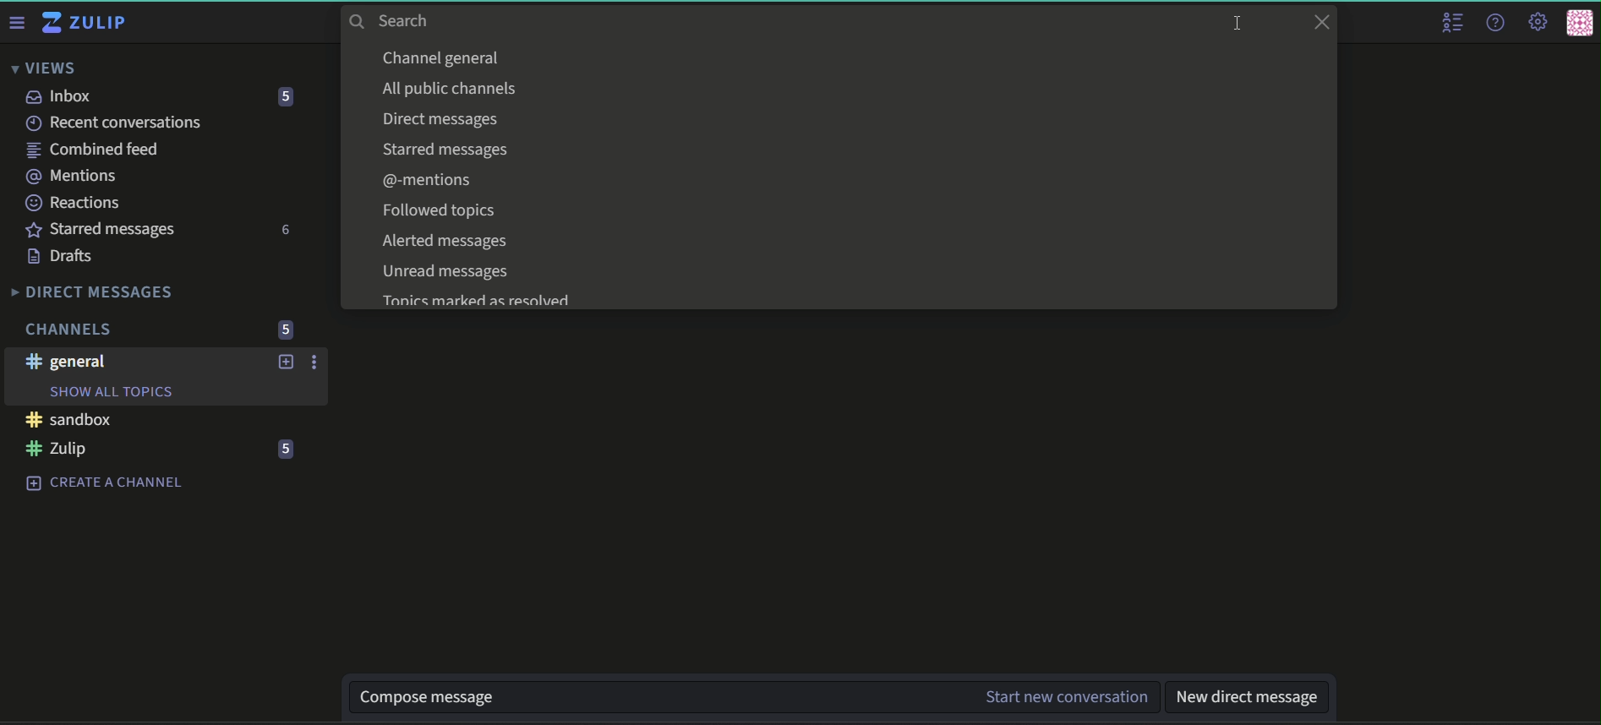 Image resolution: width=1601 pixels, height=725 pixels. I want to click on textbox, so click(757, 696).